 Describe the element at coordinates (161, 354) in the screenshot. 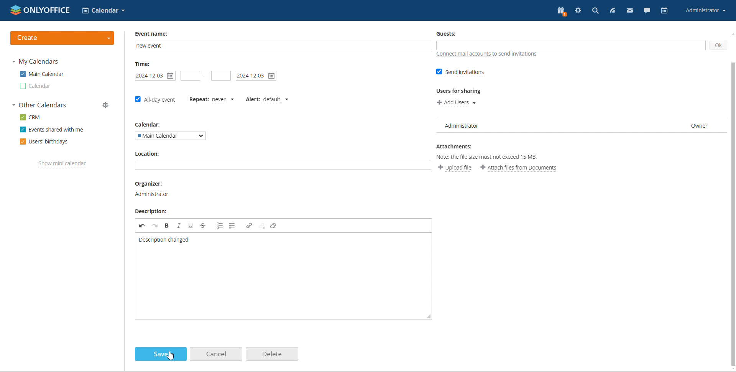

I see `save` at that location.